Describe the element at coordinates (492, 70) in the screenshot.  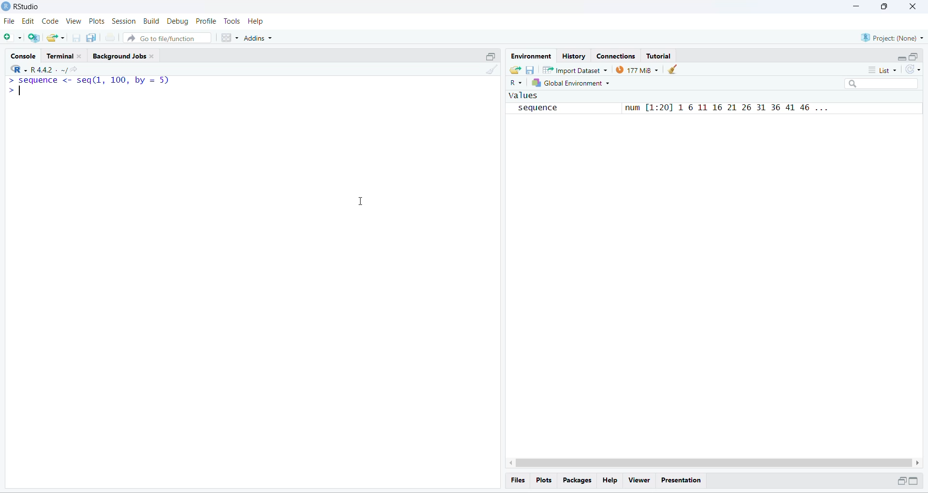
I see `clean` at that location.